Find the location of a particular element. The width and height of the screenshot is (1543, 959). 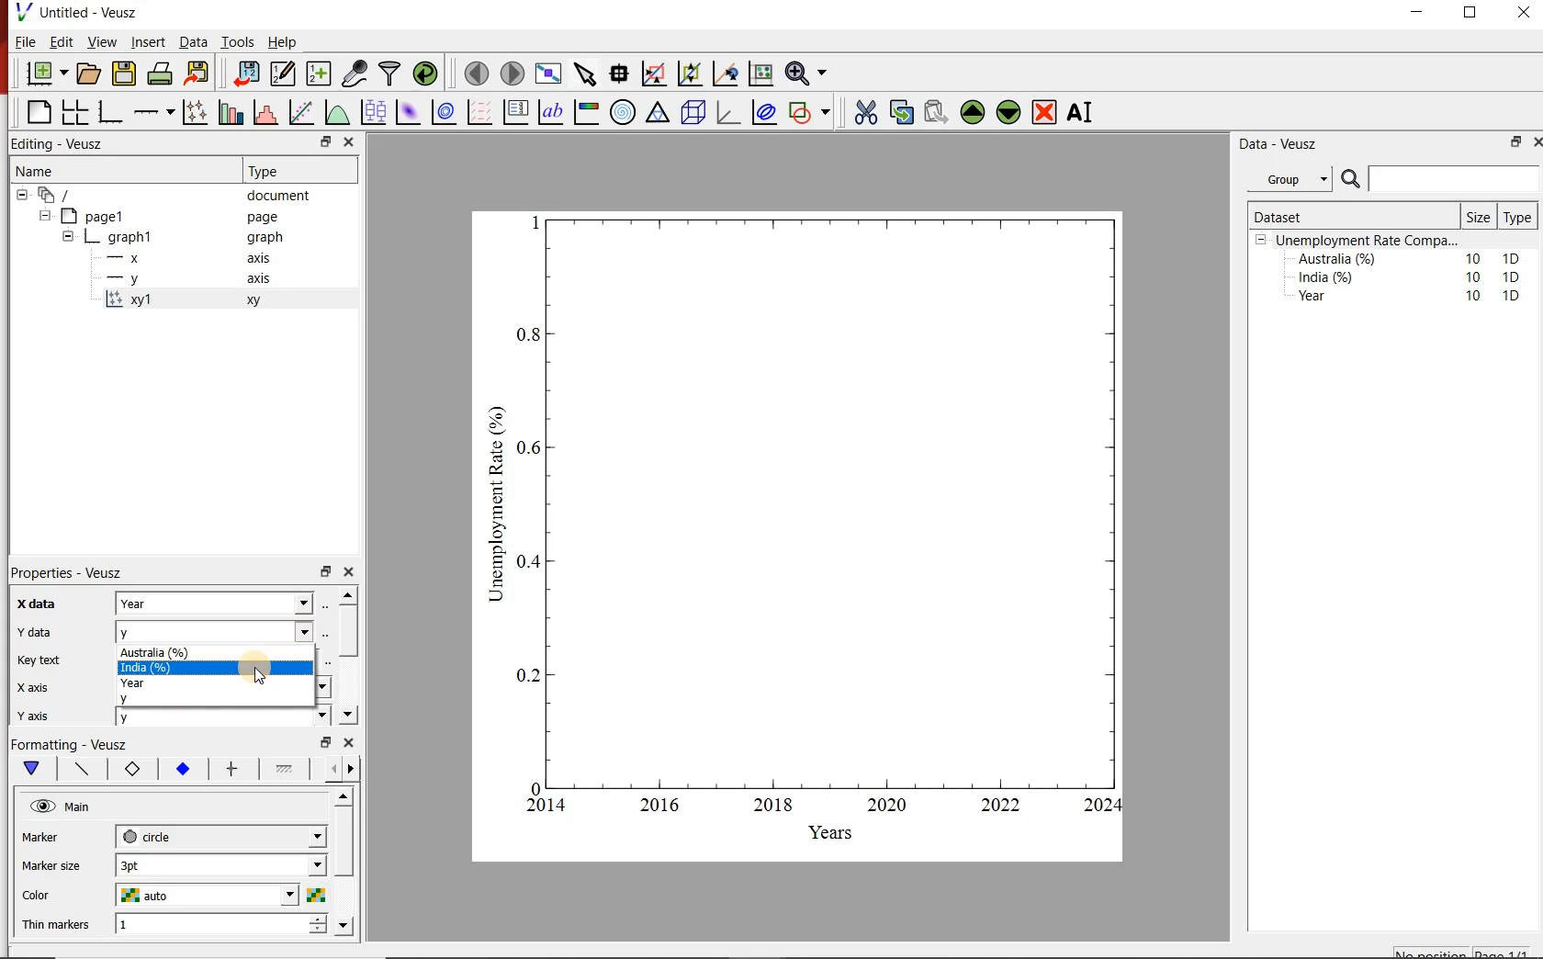

Unemployment Rate Compa... is located at coordinates (1368, 241).